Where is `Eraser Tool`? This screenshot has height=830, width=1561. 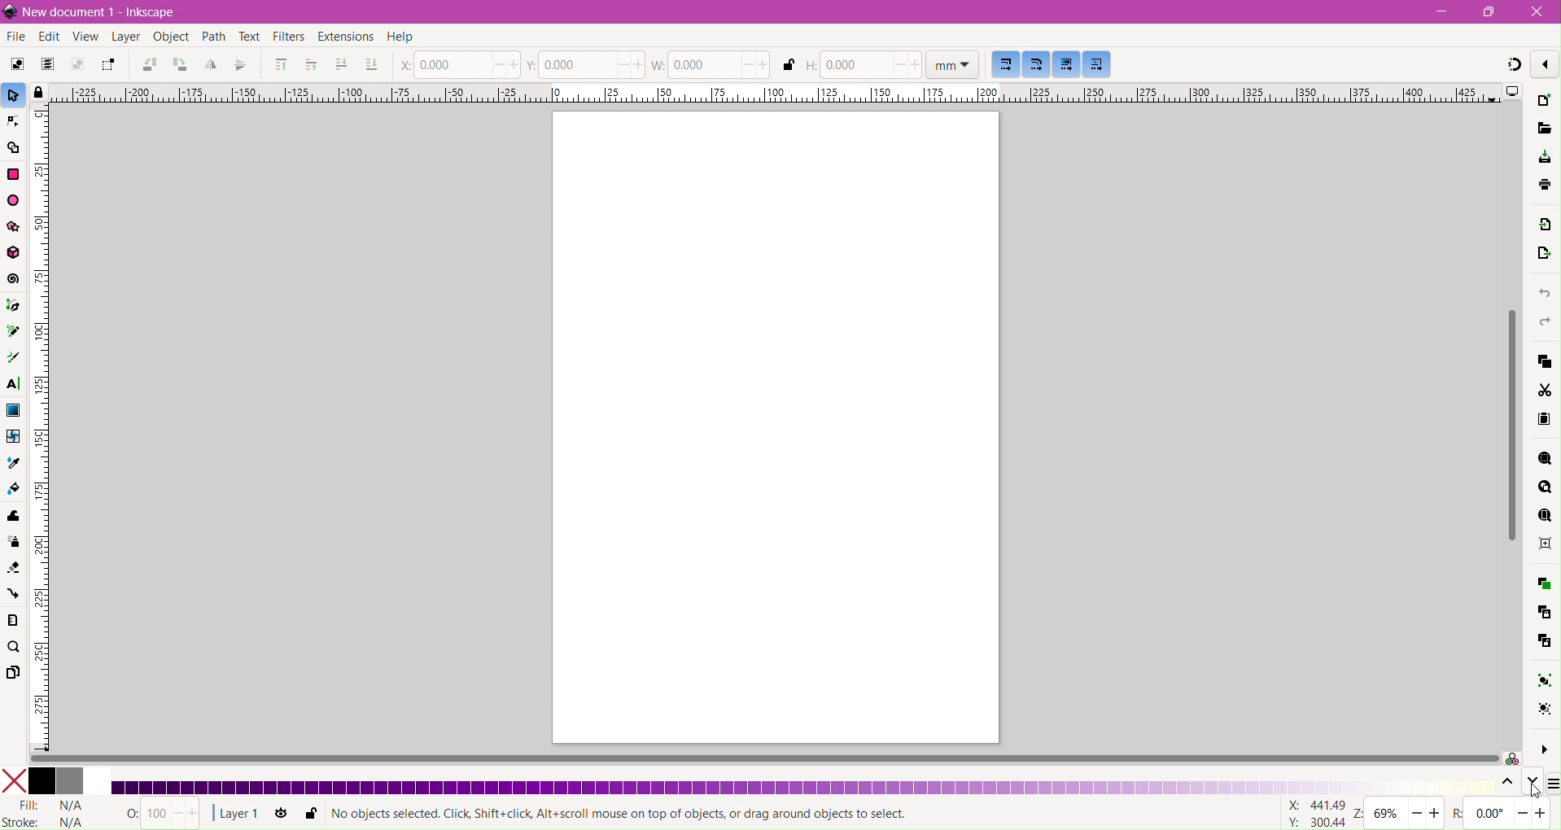 Eraser Tool is located at coordinates (14, 566).